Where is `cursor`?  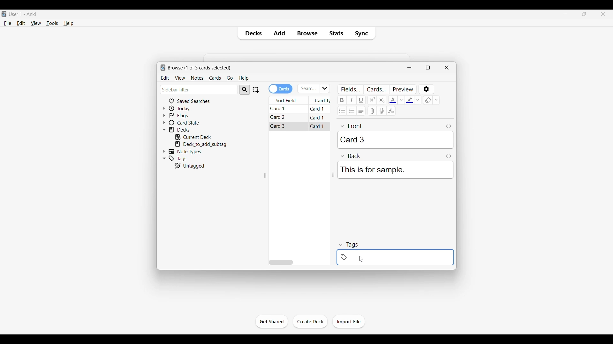 cursor is located at coordinates (361, 259).